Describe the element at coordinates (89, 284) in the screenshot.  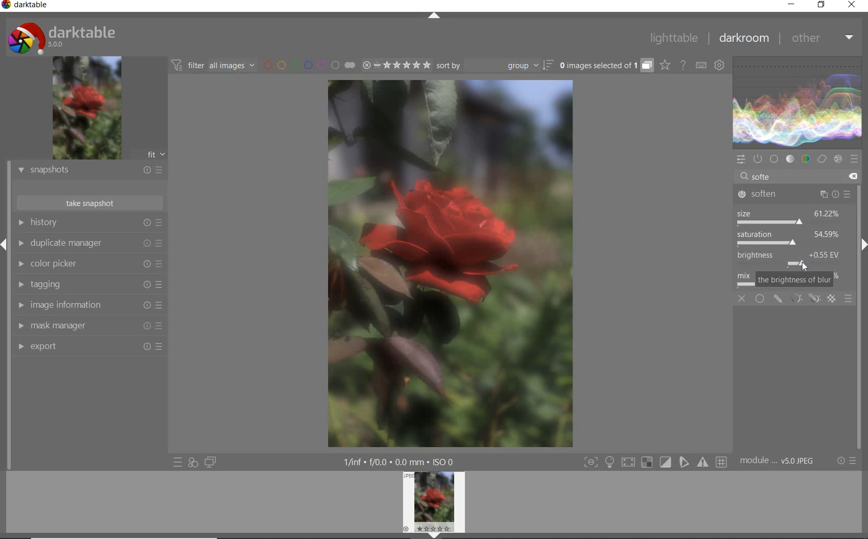
I see `tagging` at that location.